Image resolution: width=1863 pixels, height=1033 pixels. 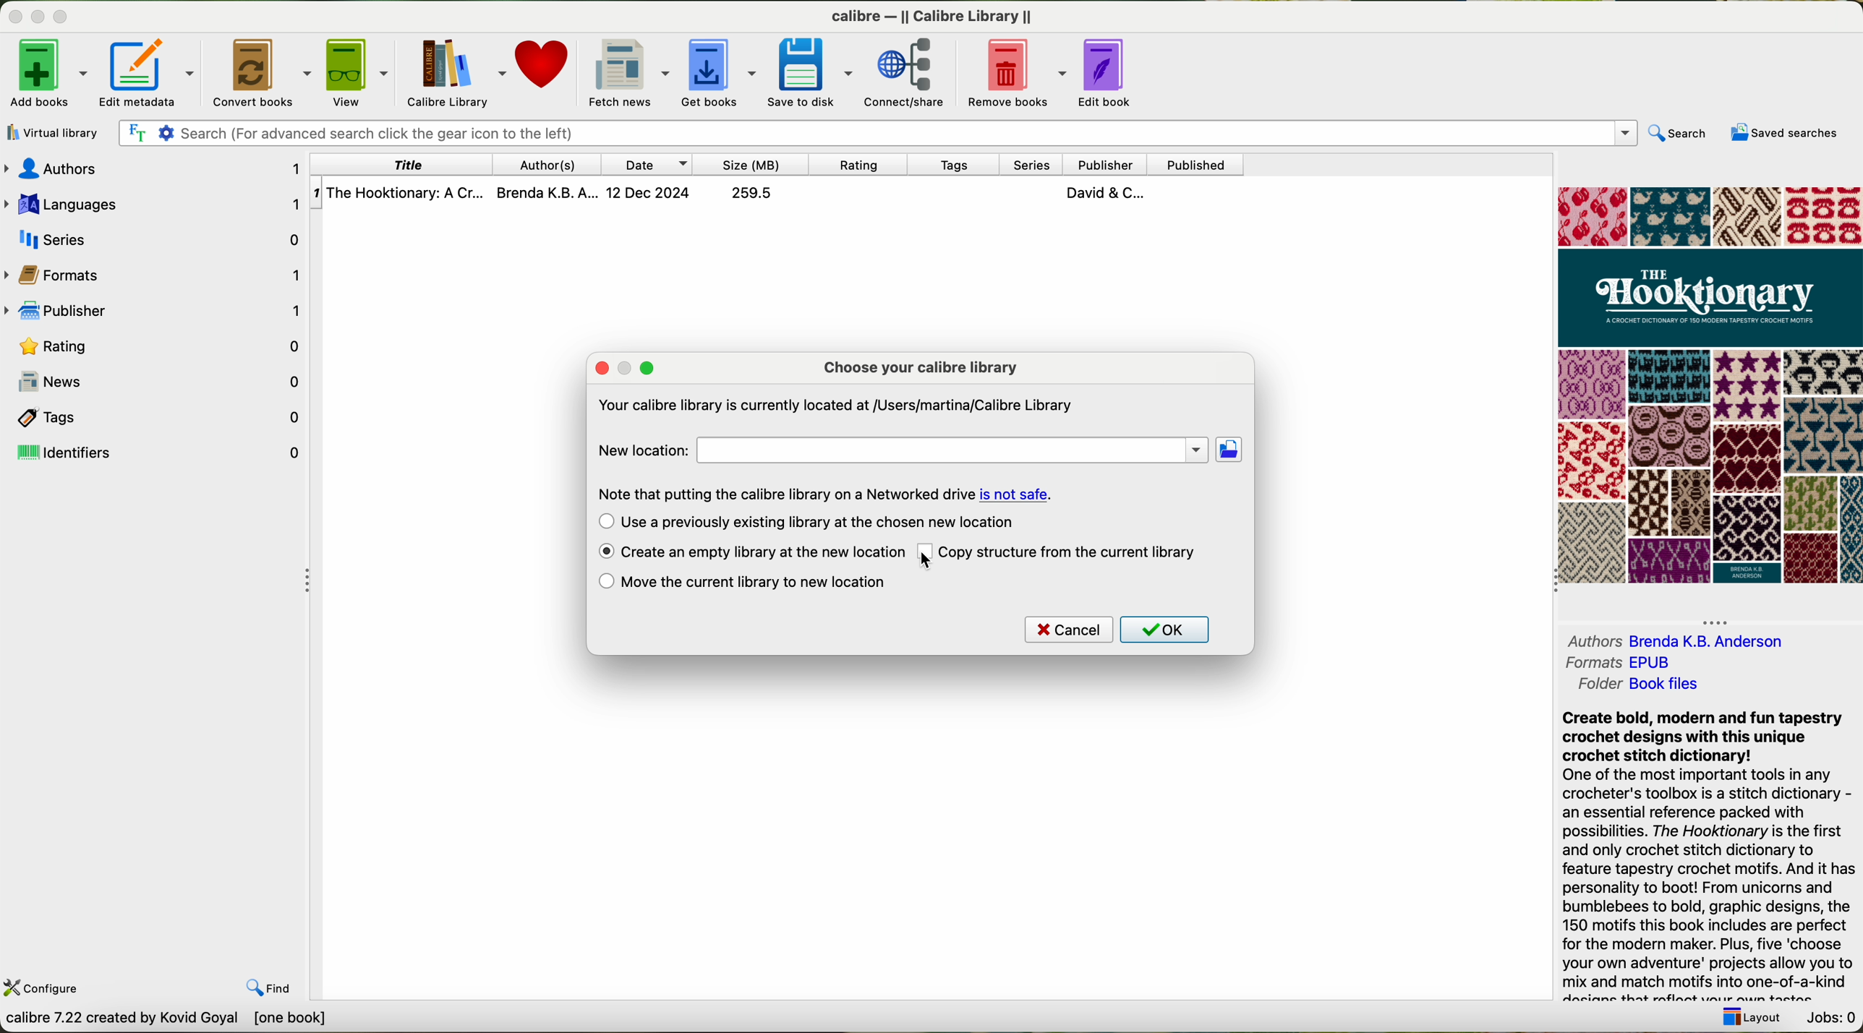 What do you see at coordinates (956, 163) in the screenshot?
I see `tags` at bounding box center [956, 163].